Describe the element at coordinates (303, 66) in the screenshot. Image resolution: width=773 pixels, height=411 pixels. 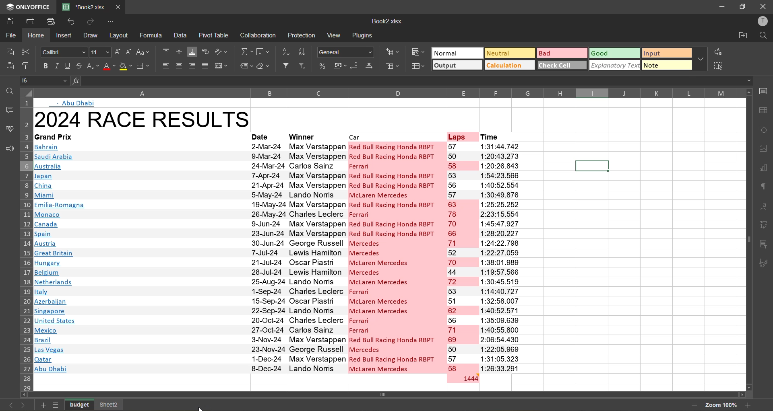
I see `clear filter` at that location.